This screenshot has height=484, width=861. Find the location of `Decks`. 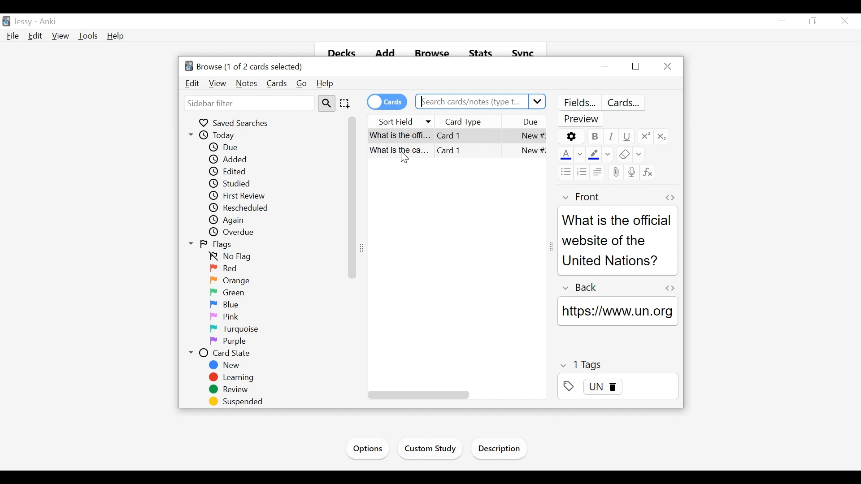

Decks is located at coordinates (338, 54).